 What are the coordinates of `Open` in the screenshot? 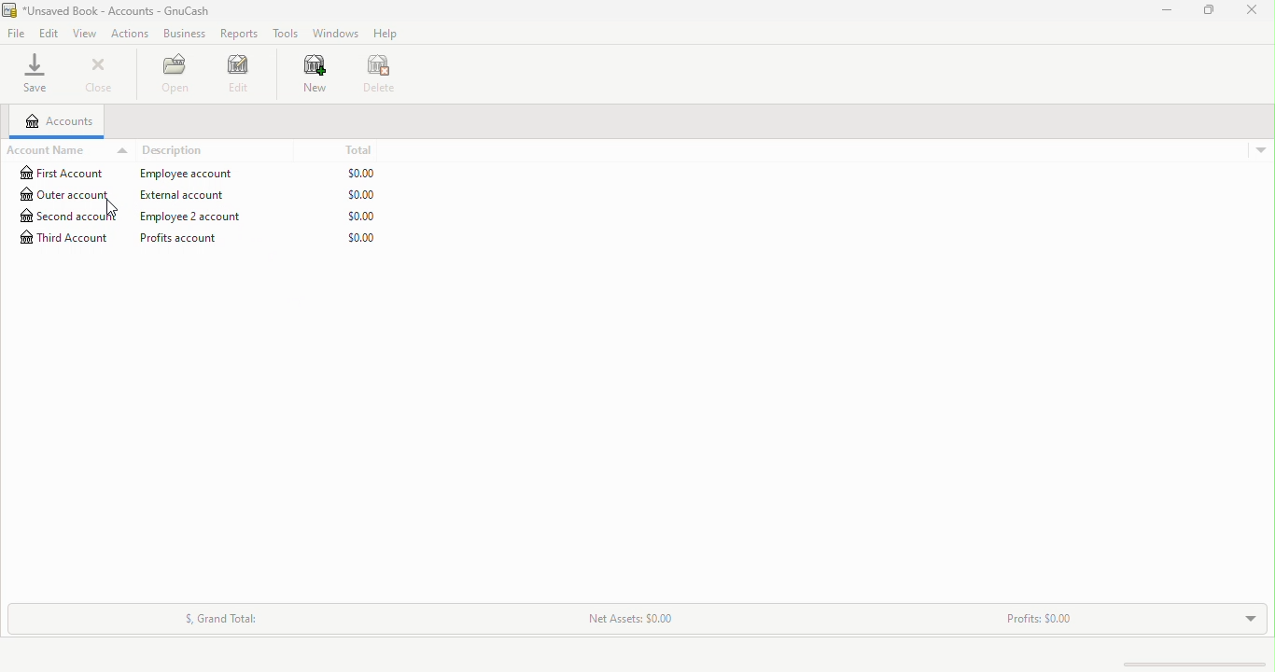 It's located at (182, 75).